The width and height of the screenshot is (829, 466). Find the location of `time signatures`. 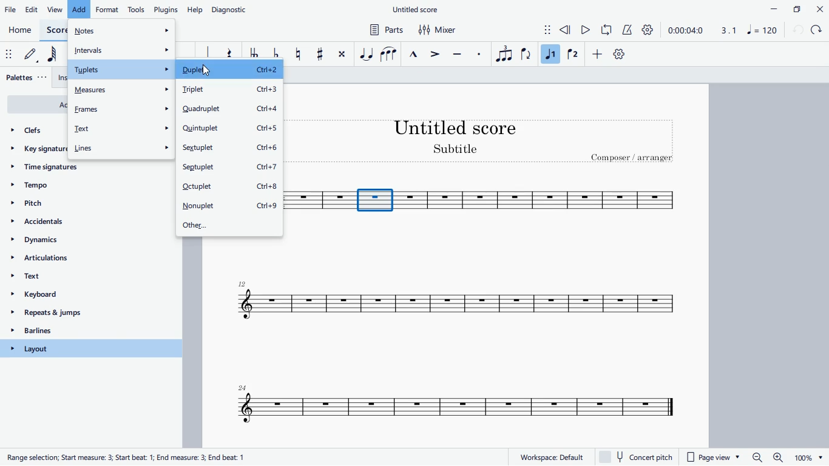

time signatures is located at coordinates (75, 171).